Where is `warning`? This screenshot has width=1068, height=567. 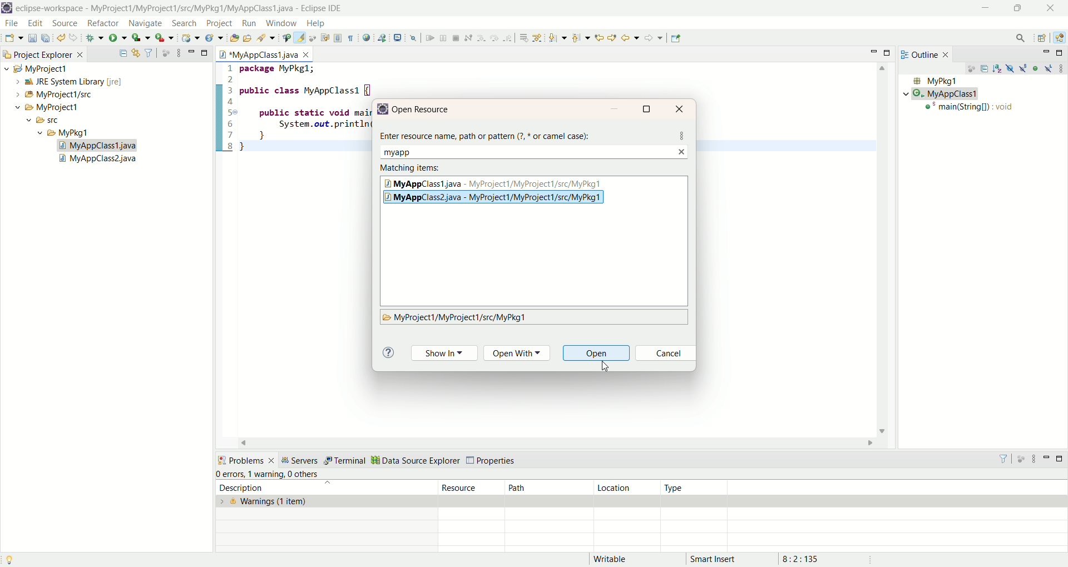
warning is located at coordinates (265, 473).